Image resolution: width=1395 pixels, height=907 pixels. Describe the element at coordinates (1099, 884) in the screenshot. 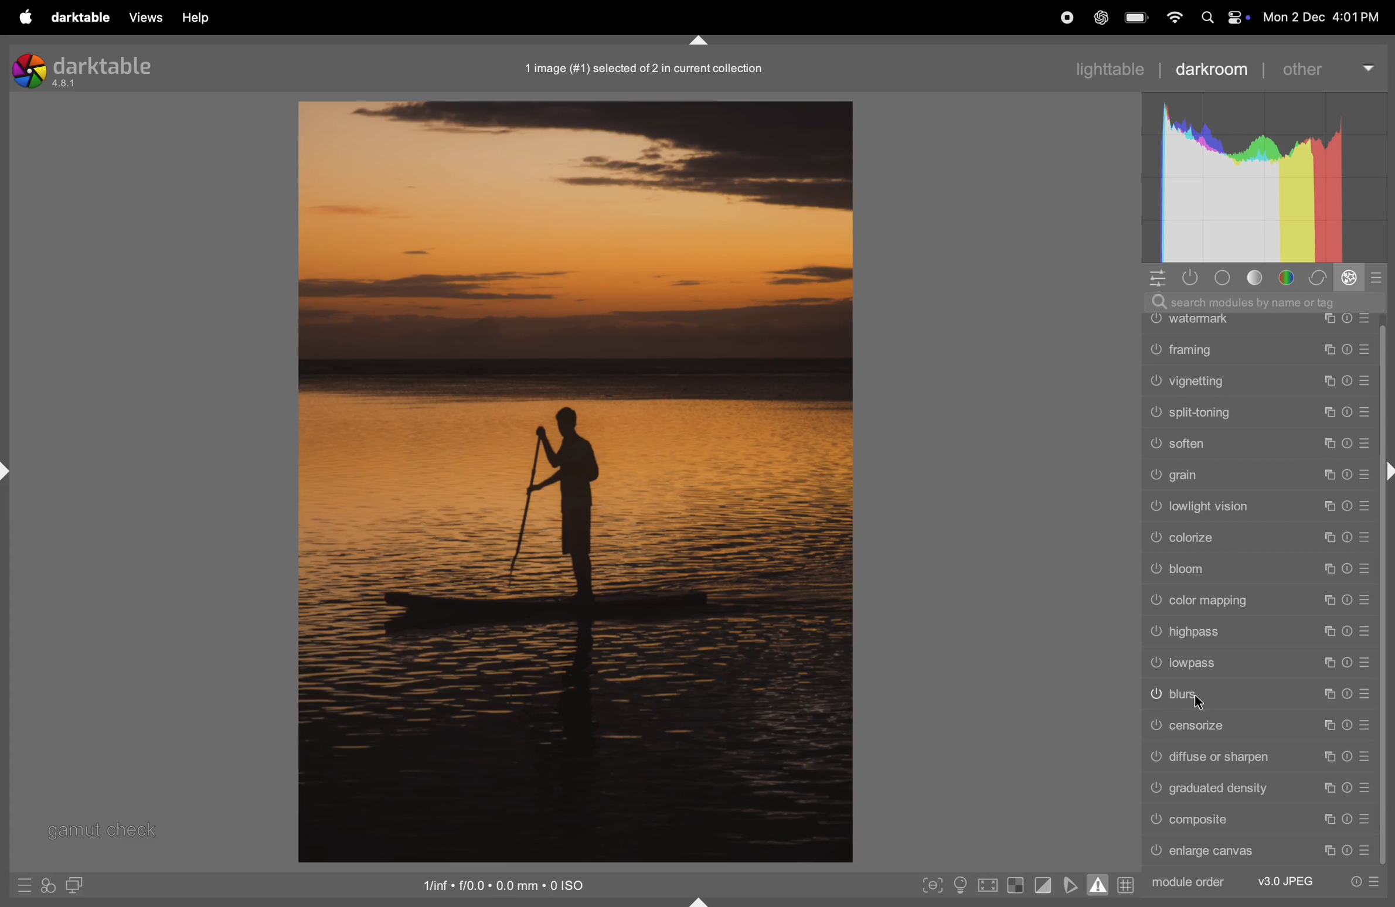

I see `toggle gamut checking` at that location.